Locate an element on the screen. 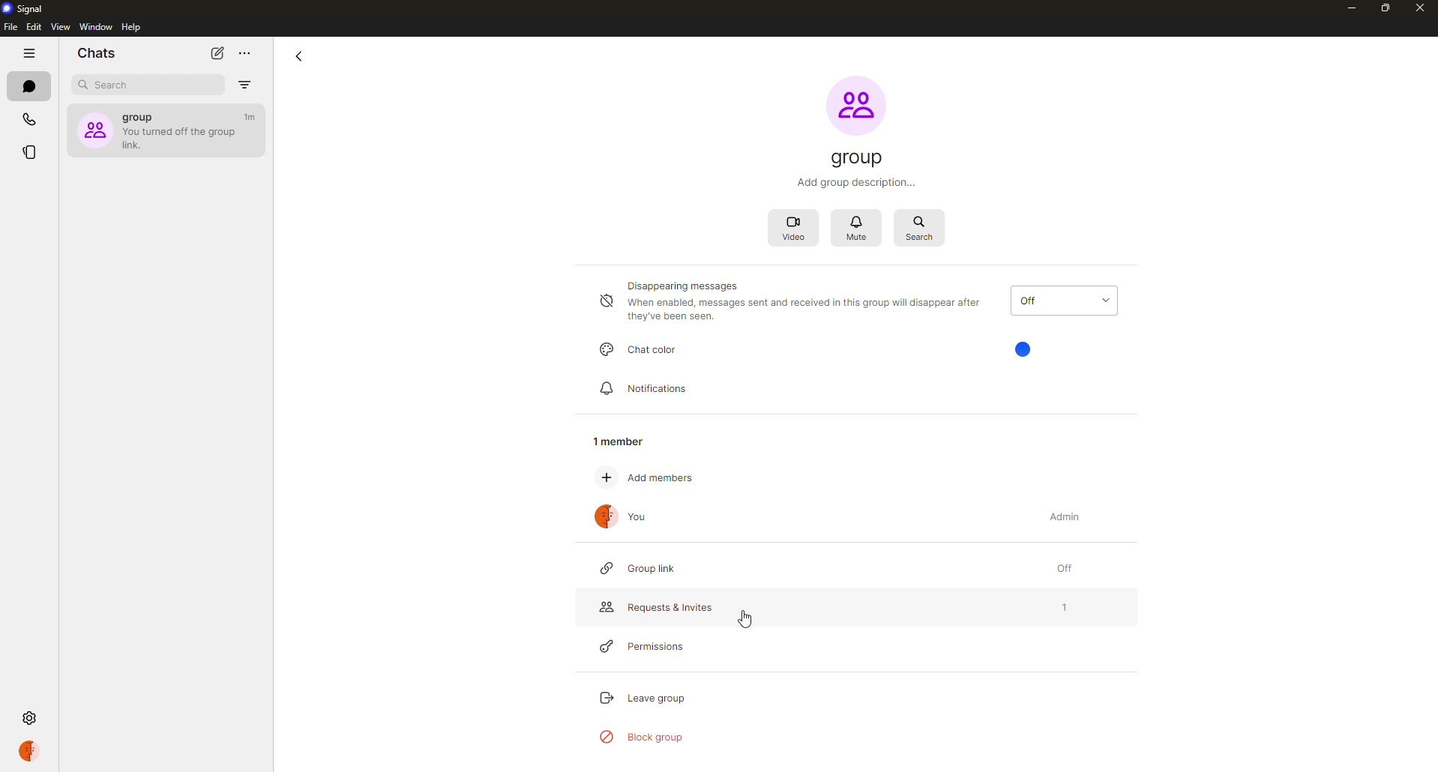 The image size is (1438, 772). signal is located at coordinates (28, 10).